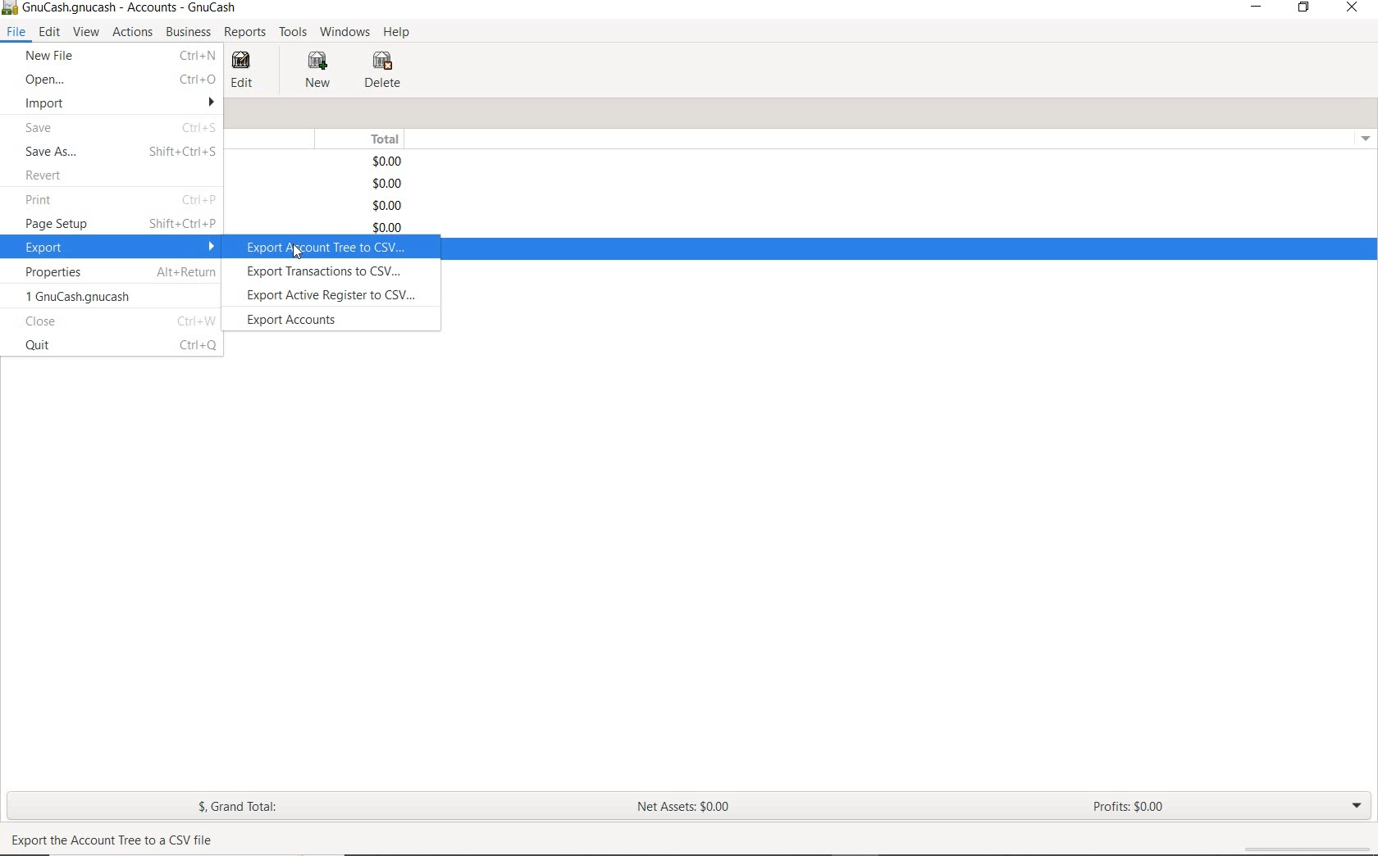 The height and width of the screenshot is (856, 1378). What do you see at coordinates (247, 71) in the screenshot?
I see `EDIT` at bounding box center [247, 71].